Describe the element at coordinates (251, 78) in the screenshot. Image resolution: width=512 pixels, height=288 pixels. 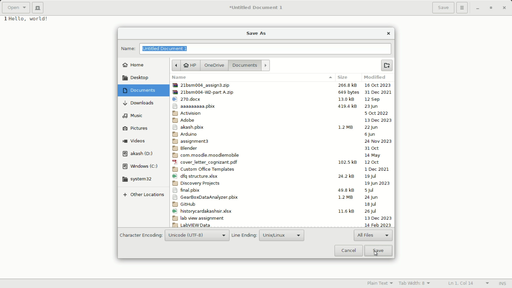
I see `name` at that location.